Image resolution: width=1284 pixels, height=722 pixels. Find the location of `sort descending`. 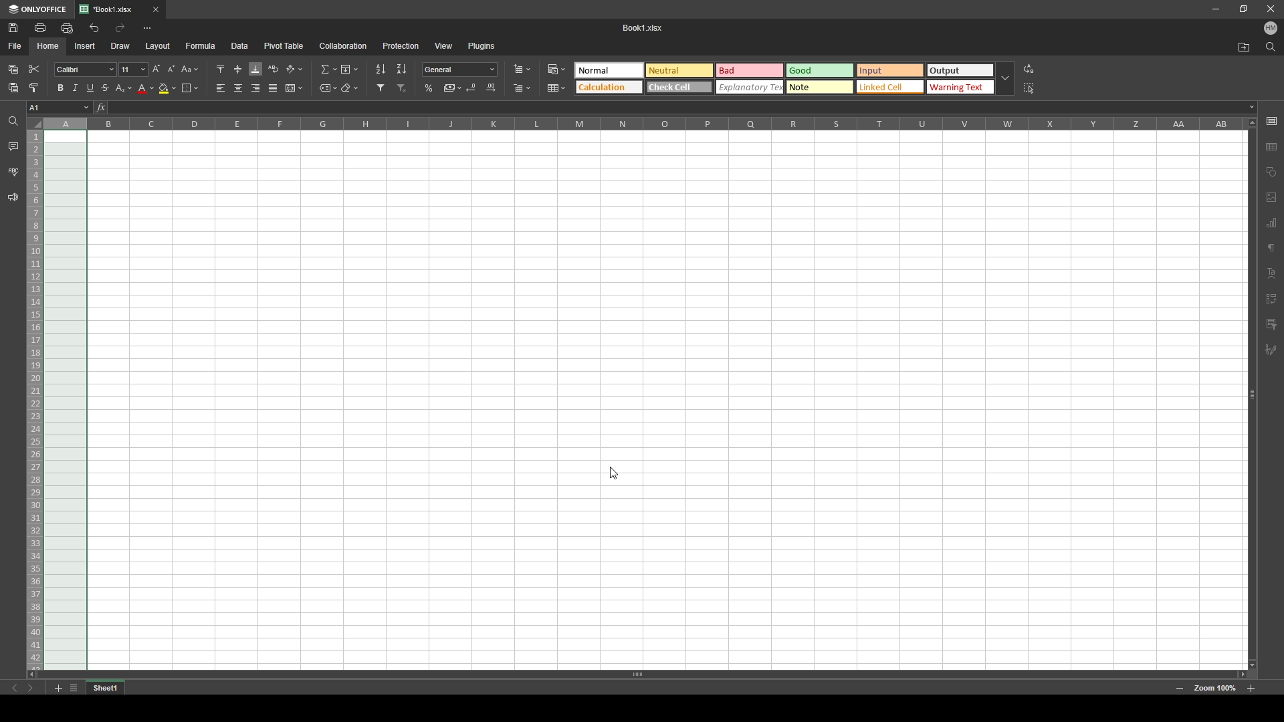

sort descending is located at coordinates (402, 68).